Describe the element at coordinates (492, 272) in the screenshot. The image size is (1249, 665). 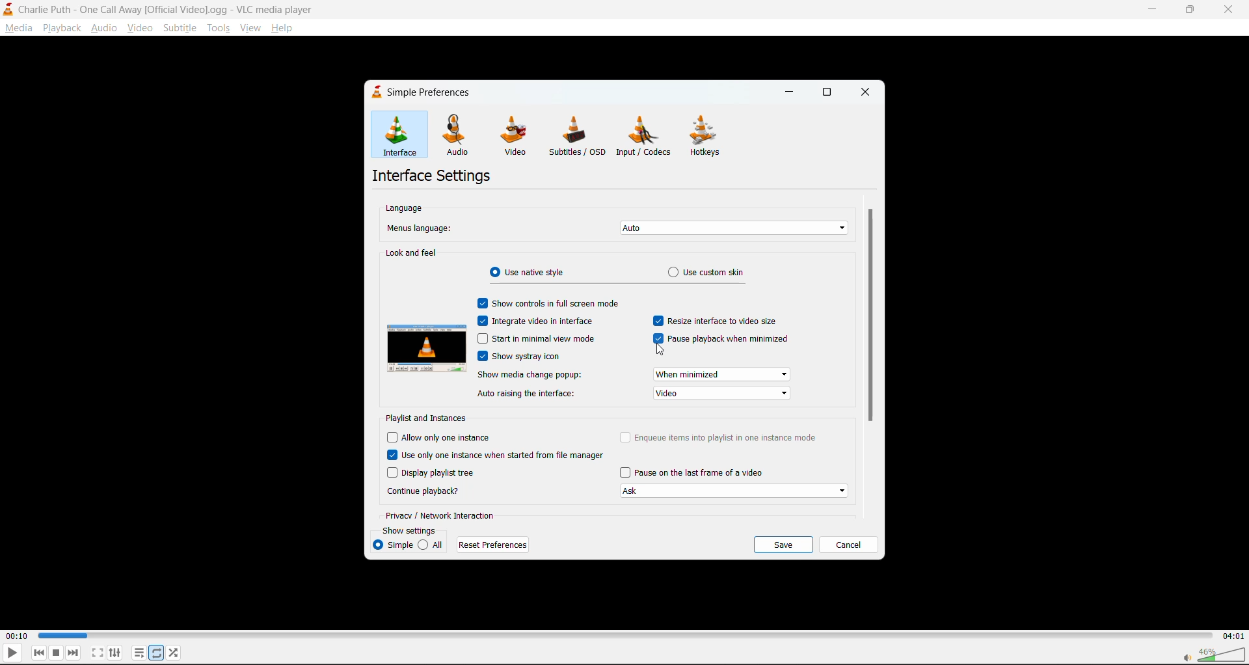
I see `Radio` at that location.